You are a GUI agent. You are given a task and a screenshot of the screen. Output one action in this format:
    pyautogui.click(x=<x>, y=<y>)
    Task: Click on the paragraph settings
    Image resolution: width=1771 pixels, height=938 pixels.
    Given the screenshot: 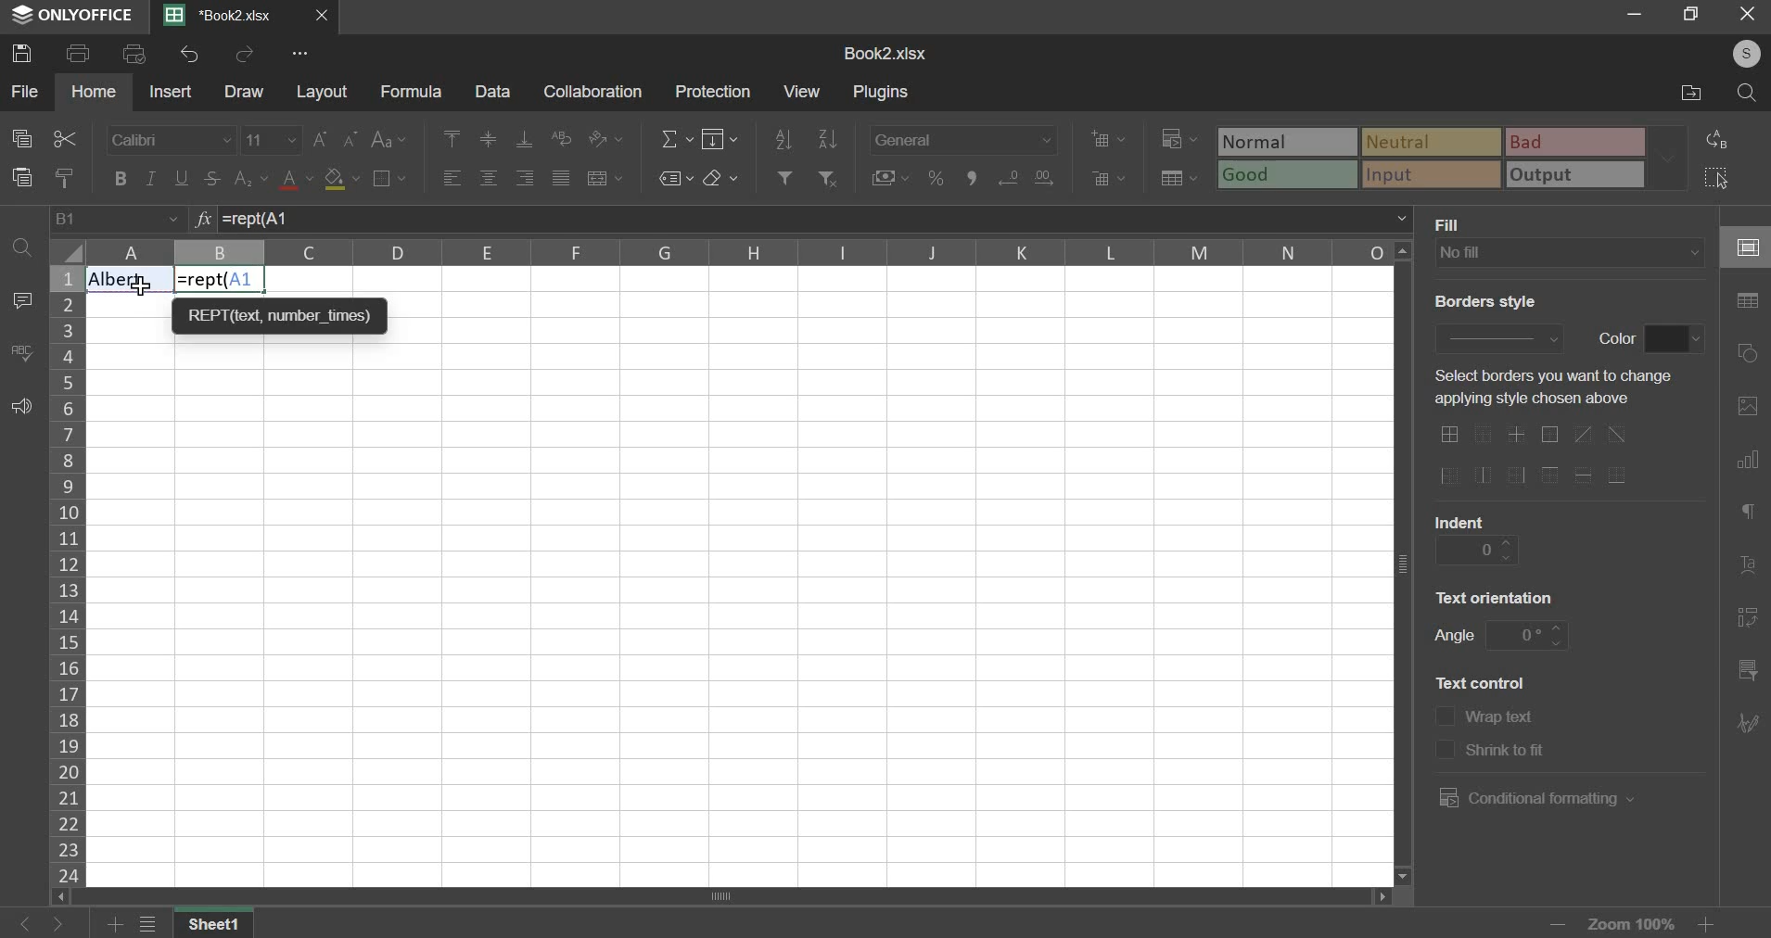 What is the action you would take?
    pyautogui.click(x=1752, y=515)
    